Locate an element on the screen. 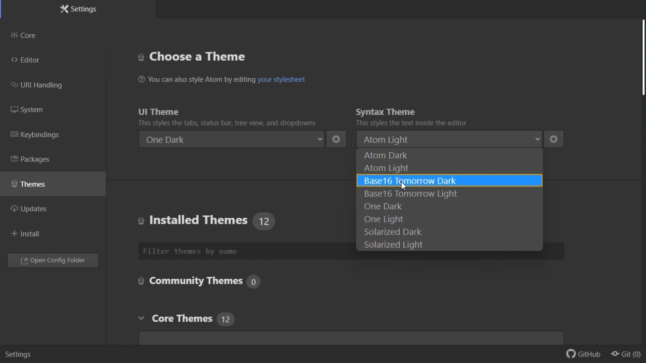 This screenshot has width=646, height=363. Atom light is located at coordinates (451, 167).